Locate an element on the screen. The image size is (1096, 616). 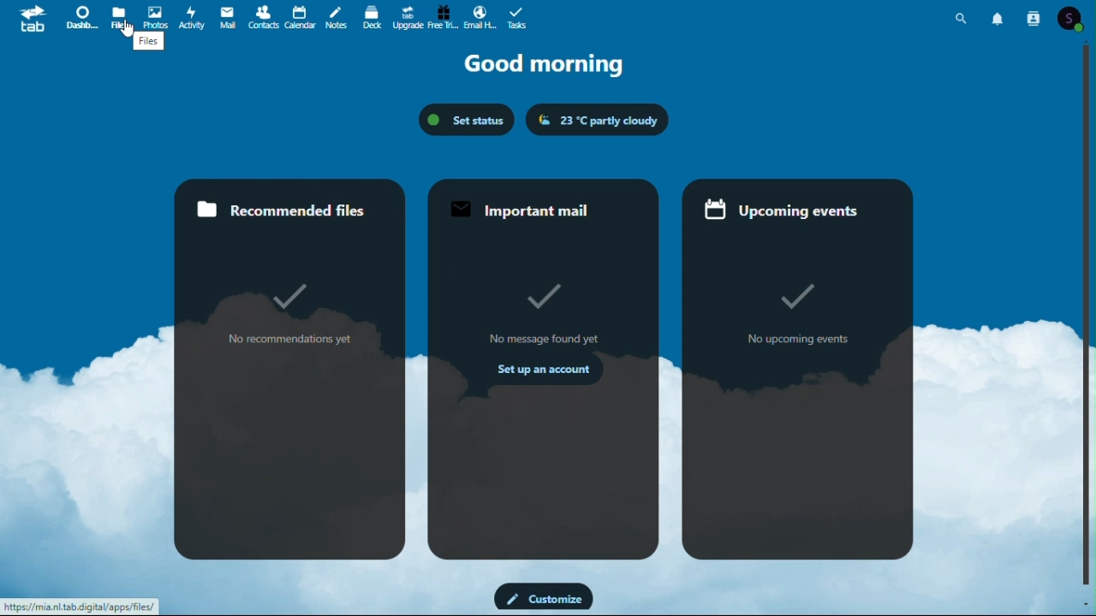
Task  is located at coordinates (521, 16).